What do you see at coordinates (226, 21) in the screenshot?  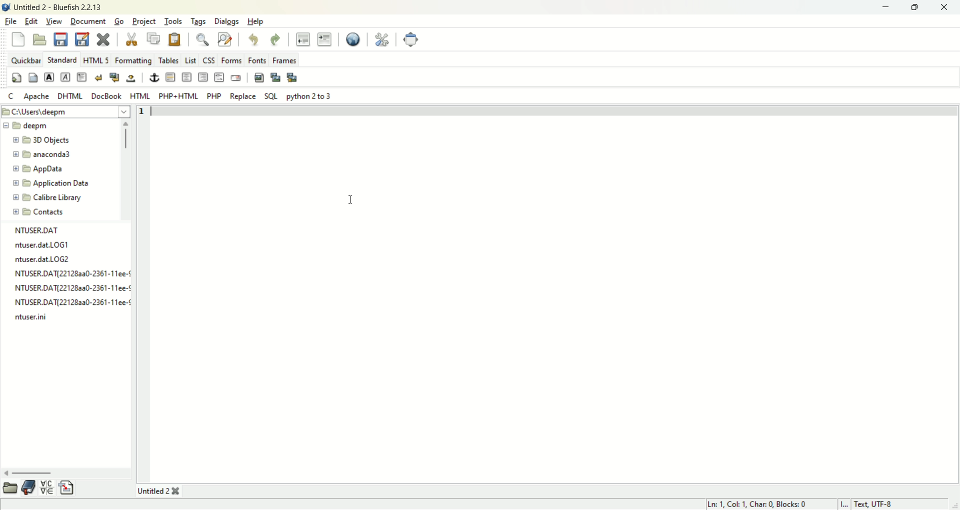 I see `dialogs` at bounding box center [226, 21].